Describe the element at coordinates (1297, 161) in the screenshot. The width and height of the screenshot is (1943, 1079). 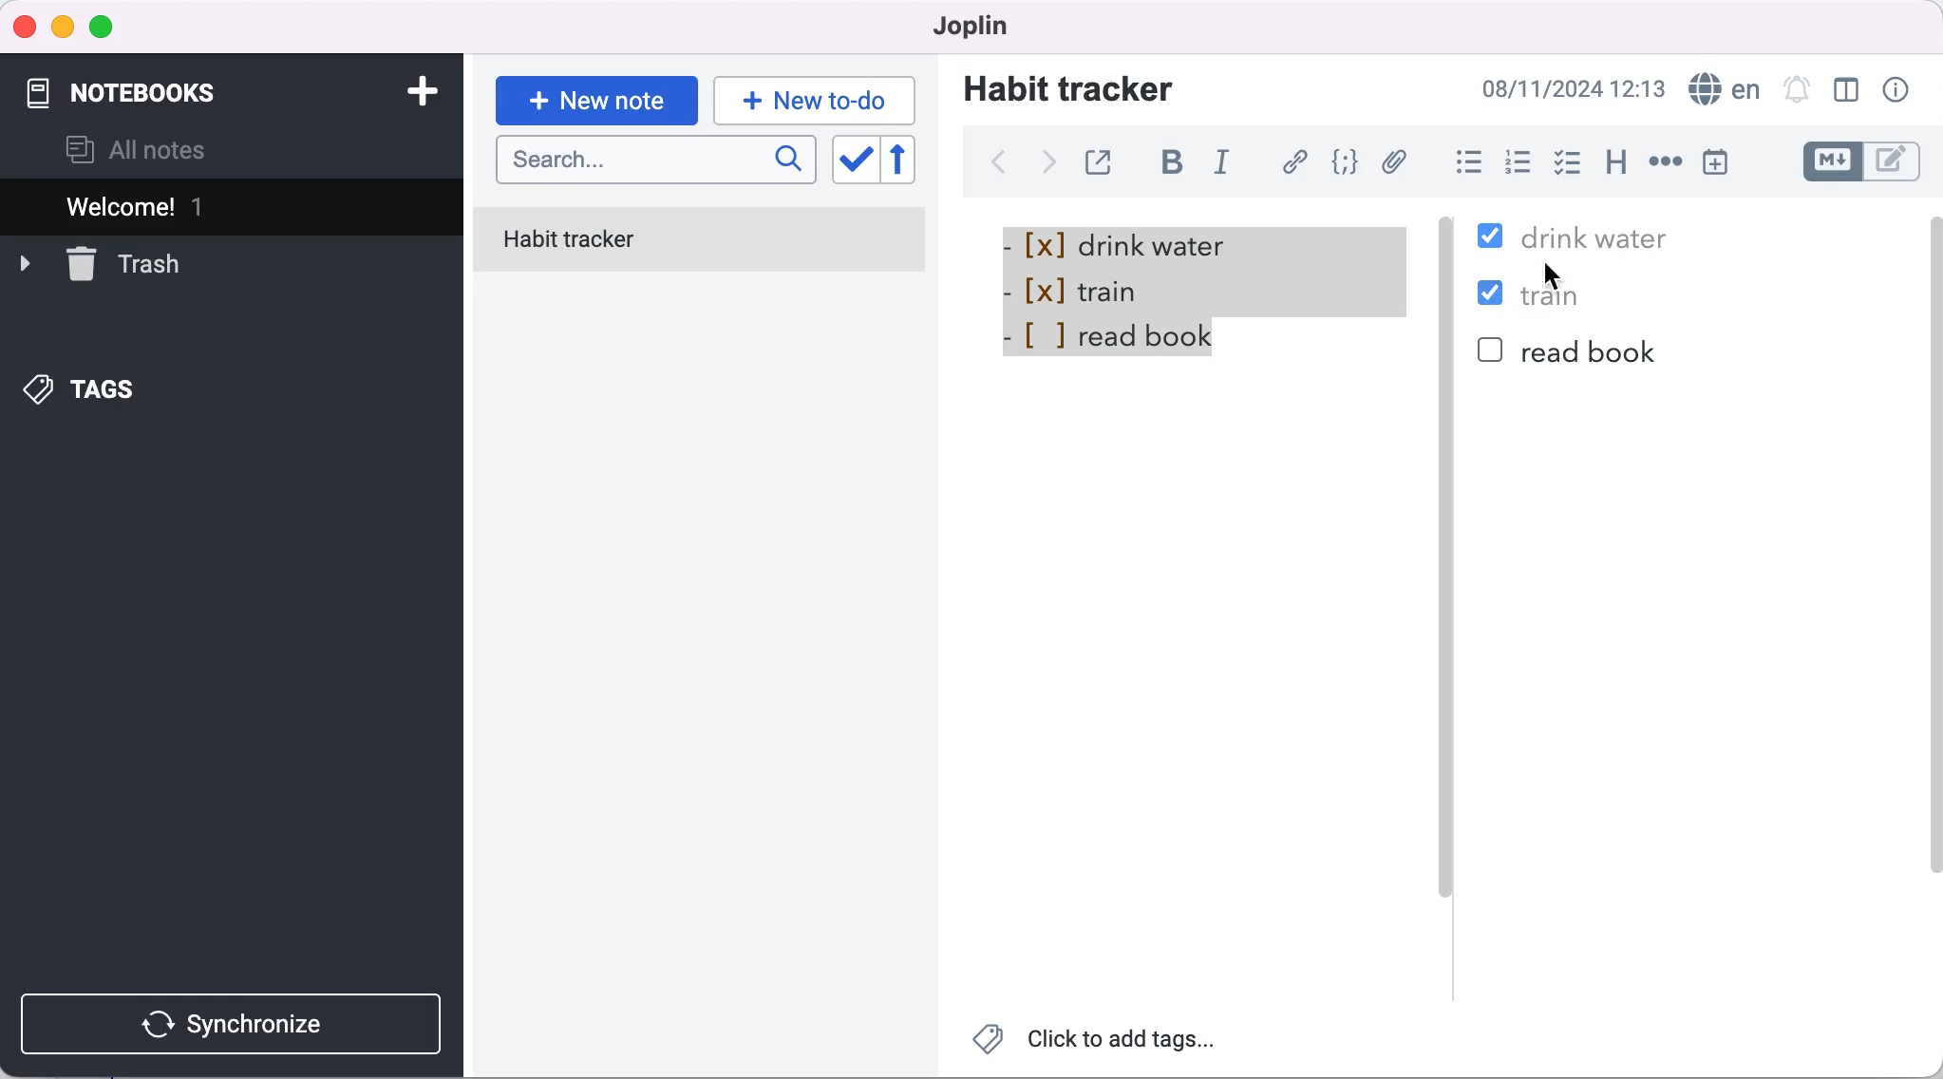
I see `hyperlink` at that location.